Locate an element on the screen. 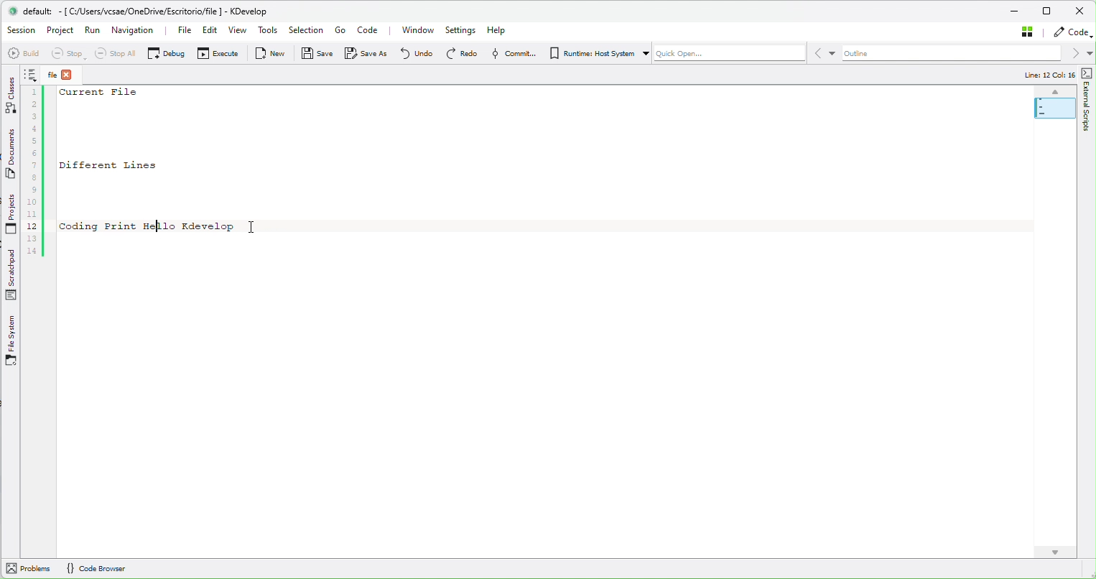  Quickopen is located at coordinates (728, 55).